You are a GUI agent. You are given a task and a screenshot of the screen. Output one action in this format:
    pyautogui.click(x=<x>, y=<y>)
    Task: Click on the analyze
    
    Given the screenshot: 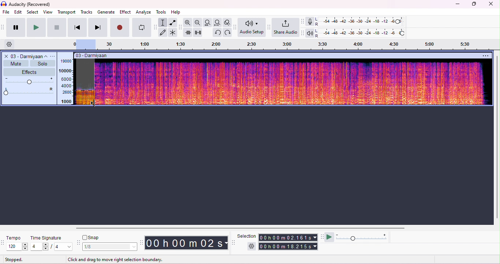 What is the action you would take?
    pyautogui.click(x=143, y=12)
    